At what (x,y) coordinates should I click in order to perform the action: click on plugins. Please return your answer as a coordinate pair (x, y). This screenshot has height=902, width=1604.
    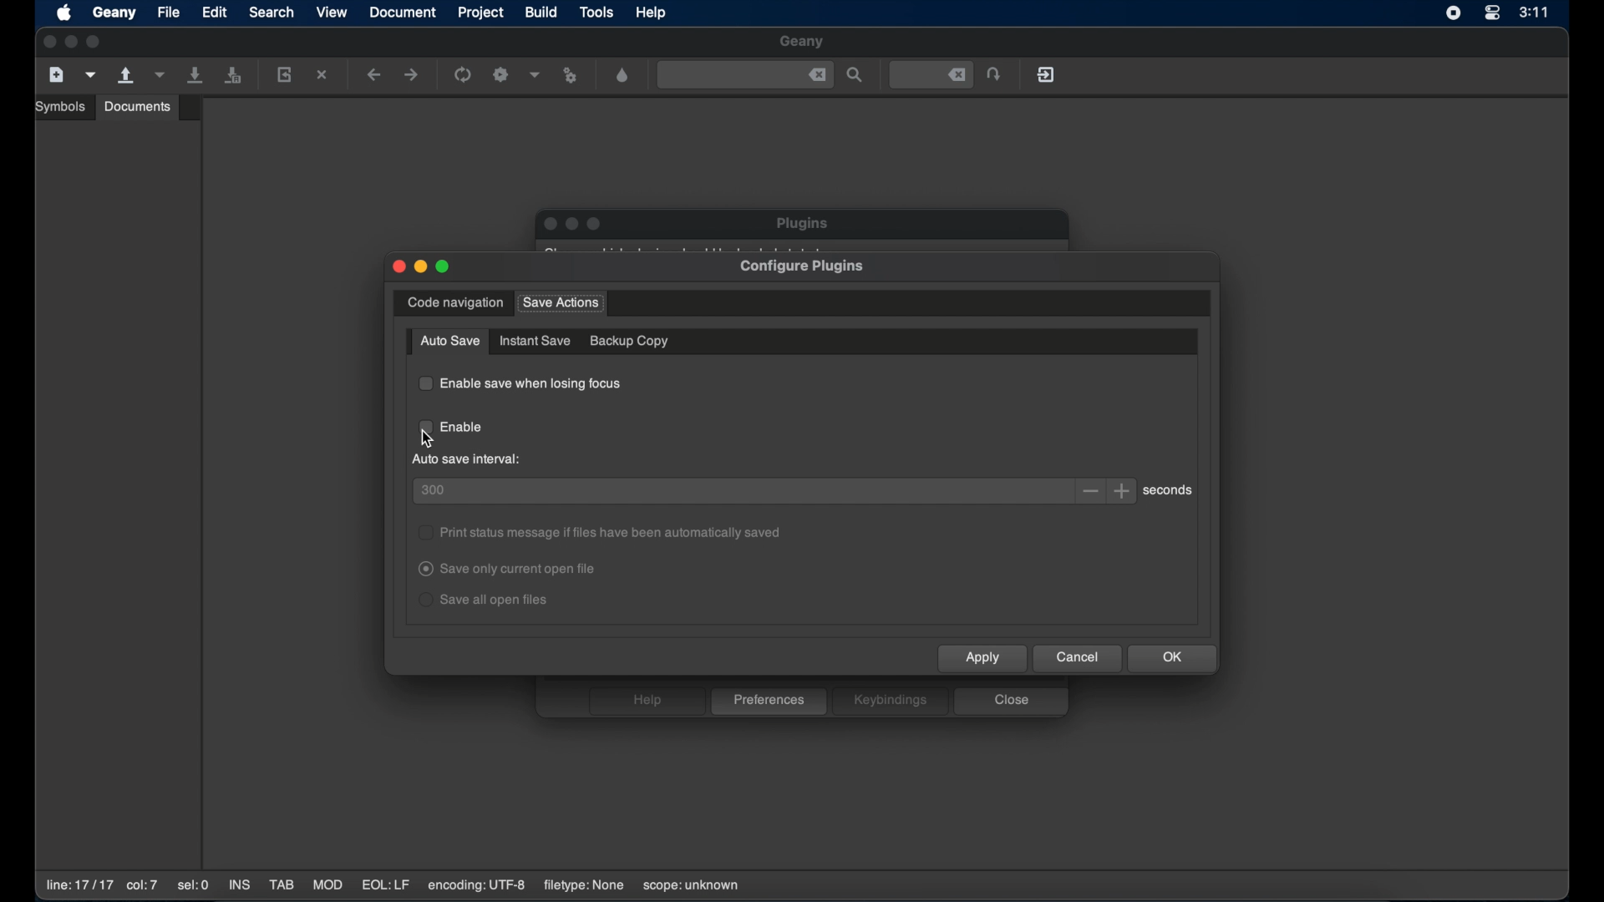
    Looking at the image, I should click on (805, 223).